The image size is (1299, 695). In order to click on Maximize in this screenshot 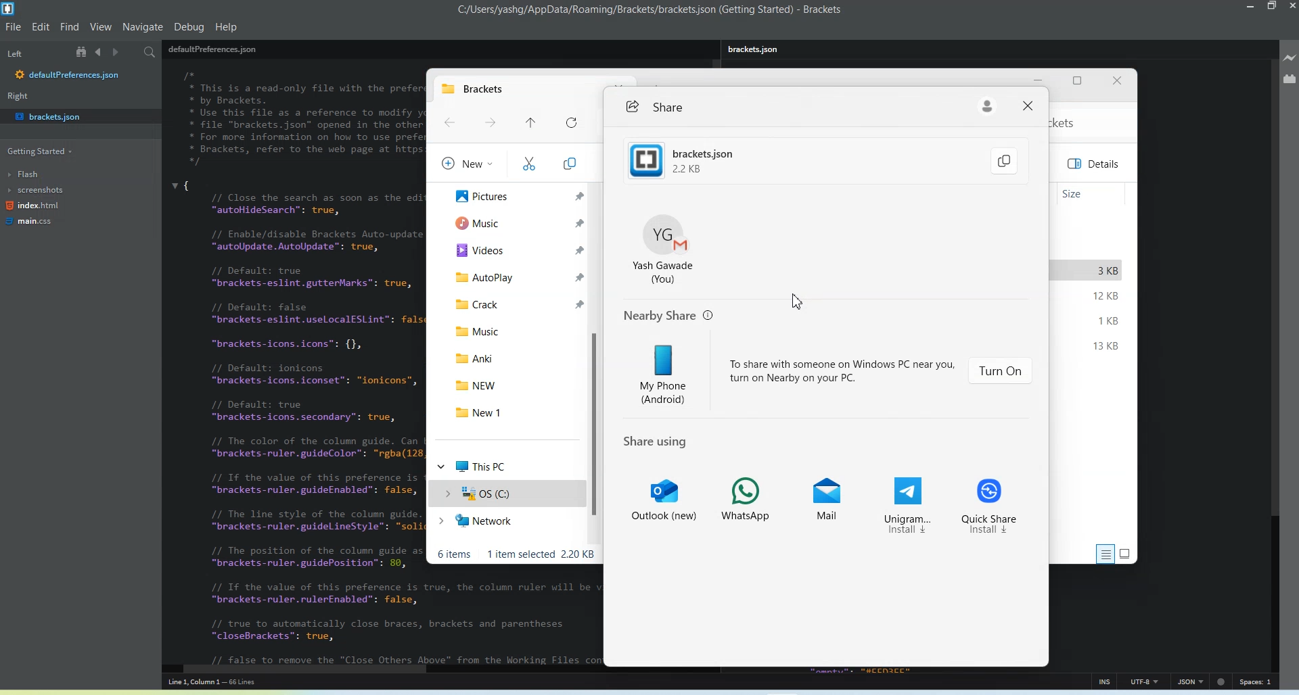, I will do `click(1273, 7)`.